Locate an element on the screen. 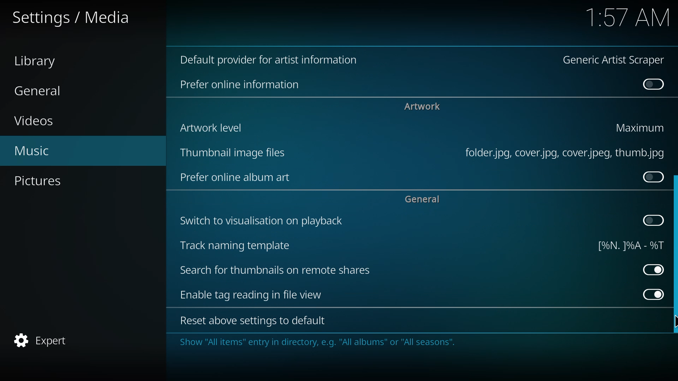 This screenshot has width=678, height=381. default is located at coordinates (273, 60).